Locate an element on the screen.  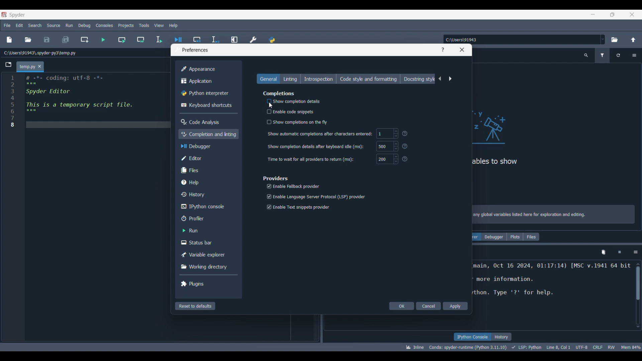
Cancel is located at coordinates (428, 306).